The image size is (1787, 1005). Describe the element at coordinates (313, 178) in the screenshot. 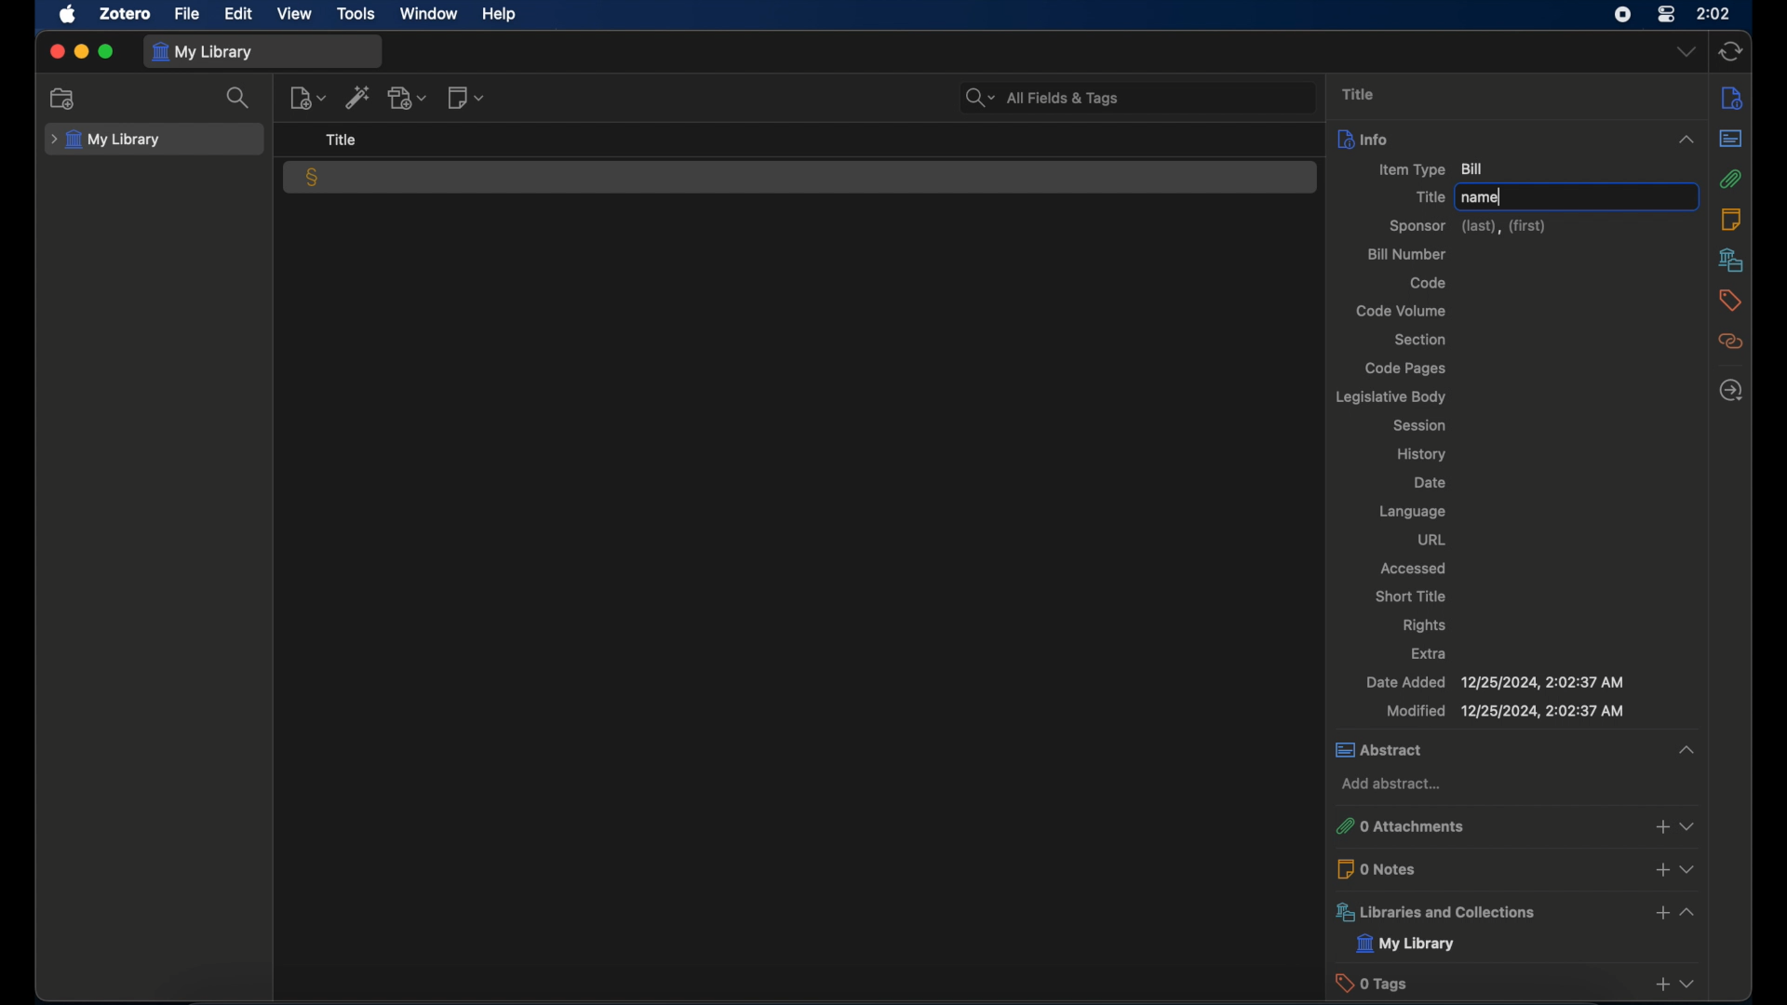

I see `bill` at that location.